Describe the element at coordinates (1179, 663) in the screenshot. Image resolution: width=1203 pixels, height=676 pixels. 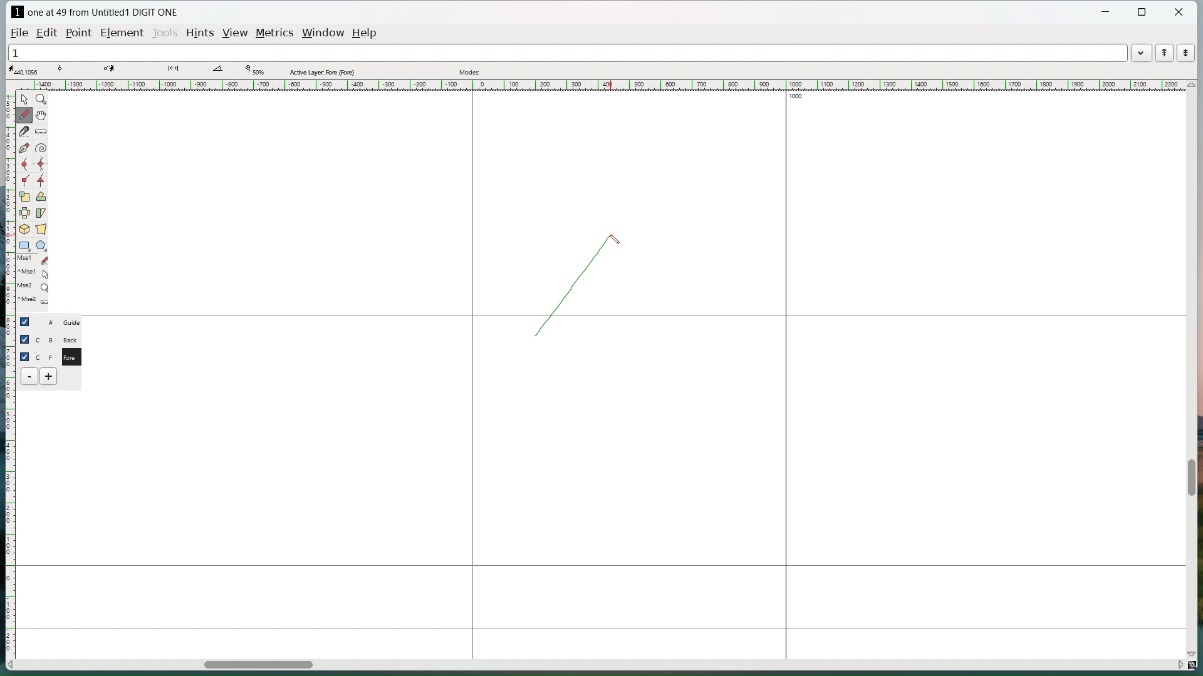
I see `scroll right` at that location.